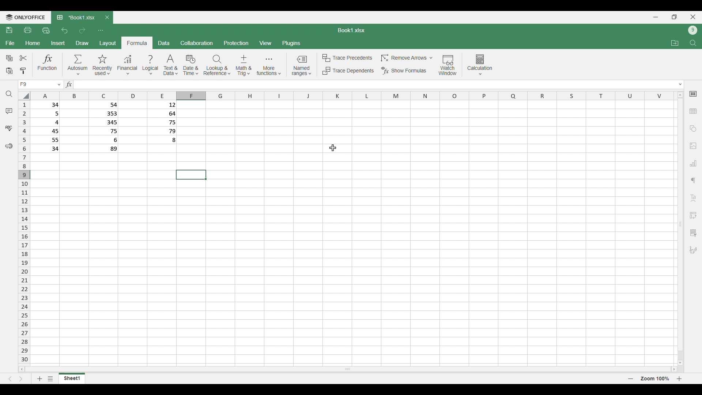 The image size is (702, 395). I want to click on Trace precedents, so click(347, 58).